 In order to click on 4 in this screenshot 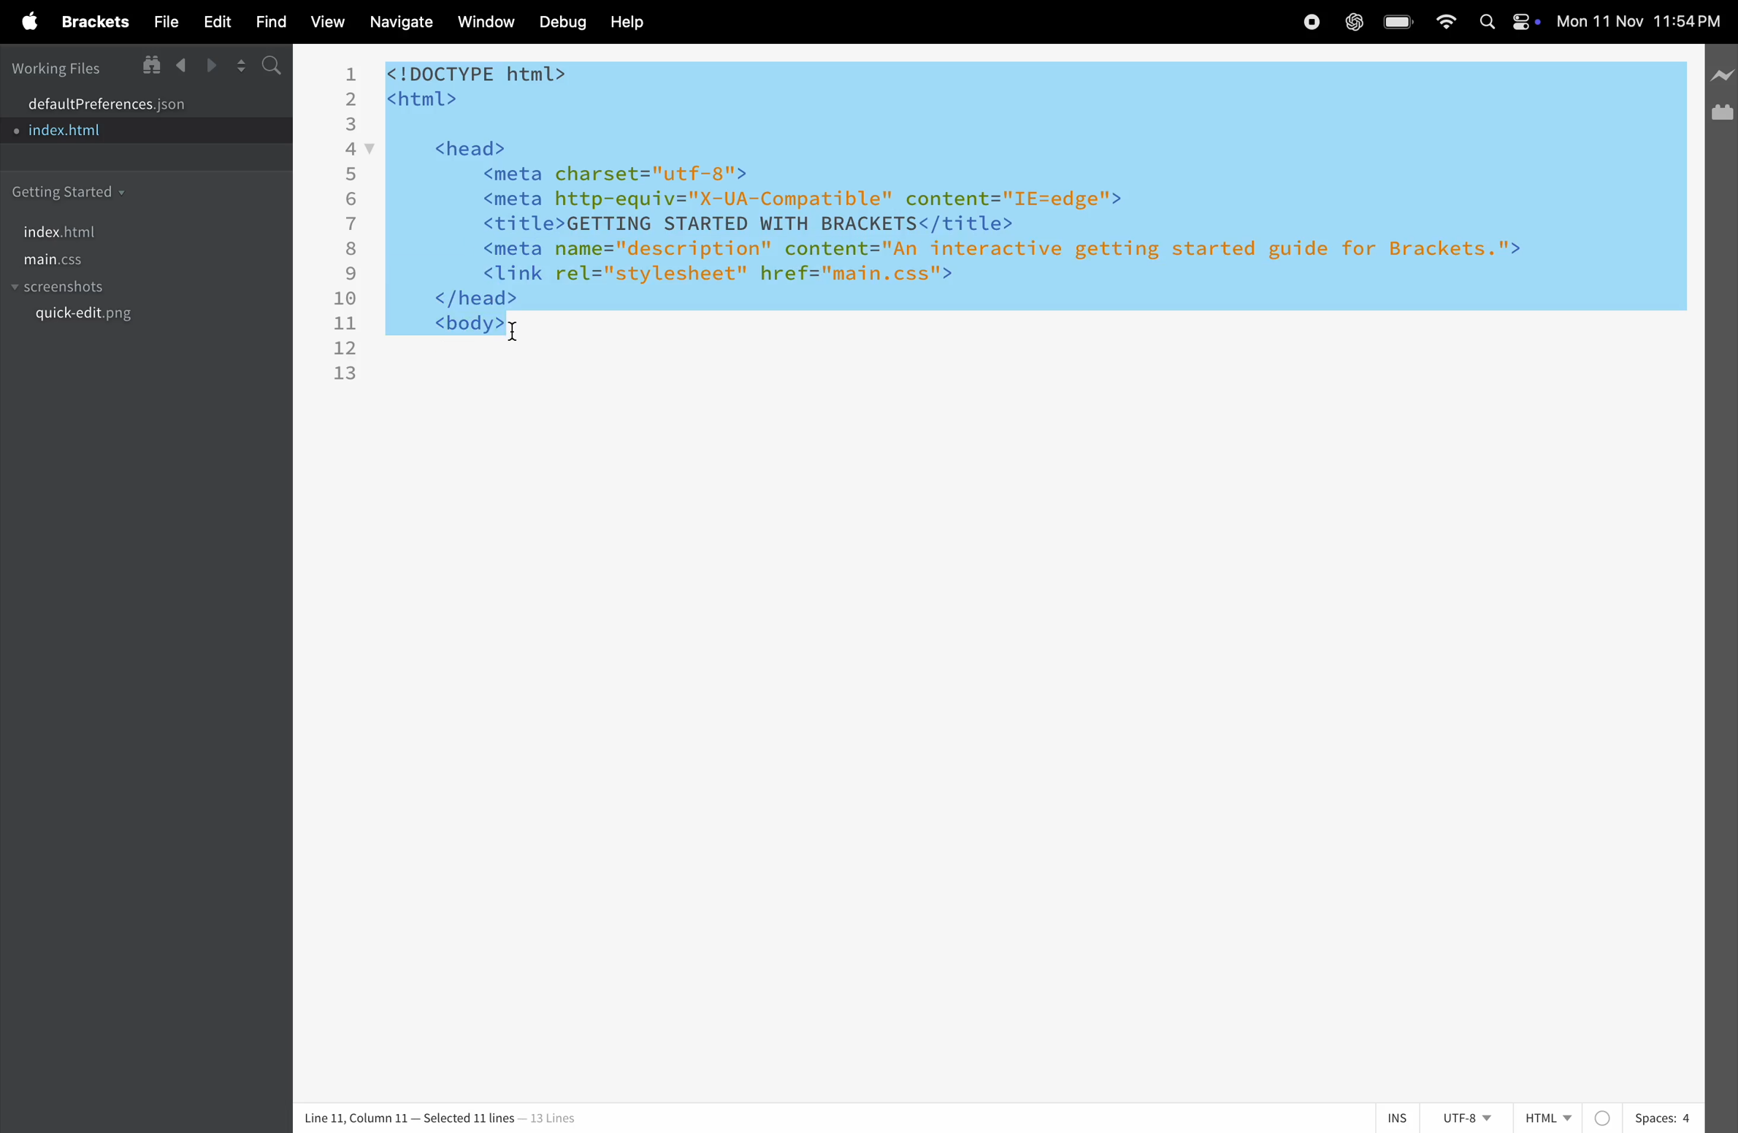, I will do `click(350, 150)`.